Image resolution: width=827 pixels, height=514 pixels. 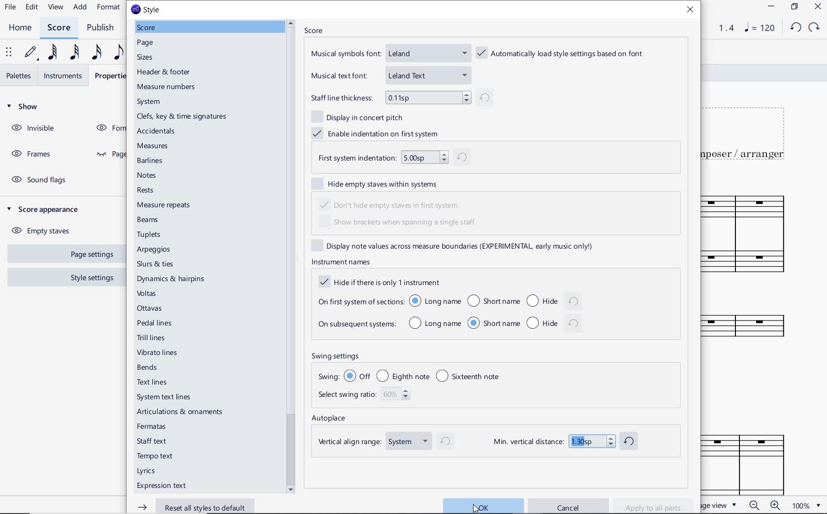 I want to click on MUSICAL TEXT FONT, so click(x=389, y=74).